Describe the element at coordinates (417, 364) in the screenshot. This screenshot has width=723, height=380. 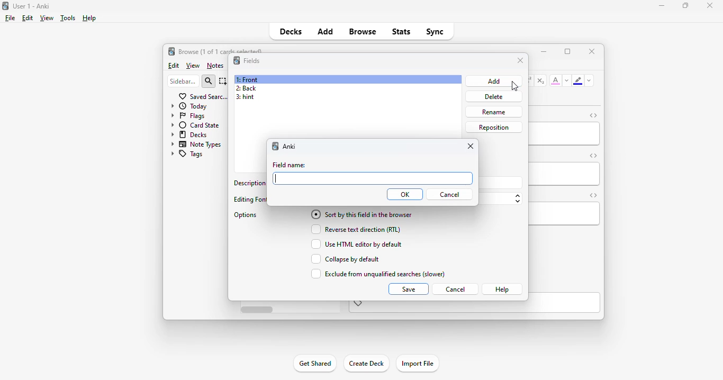
I see `import file` at that location.